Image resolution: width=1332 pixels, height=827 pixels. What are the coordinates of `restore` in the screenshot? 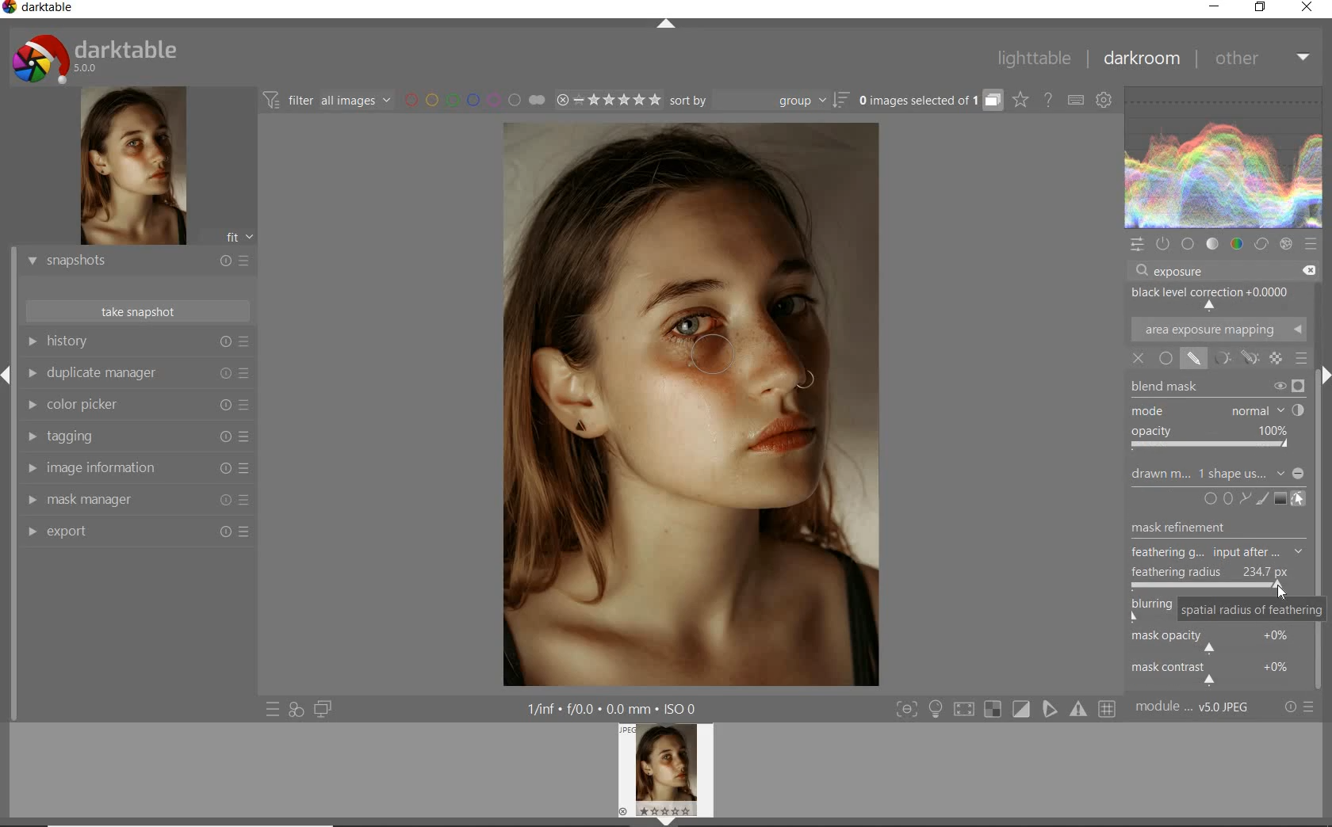 It's located at (1261, 10).